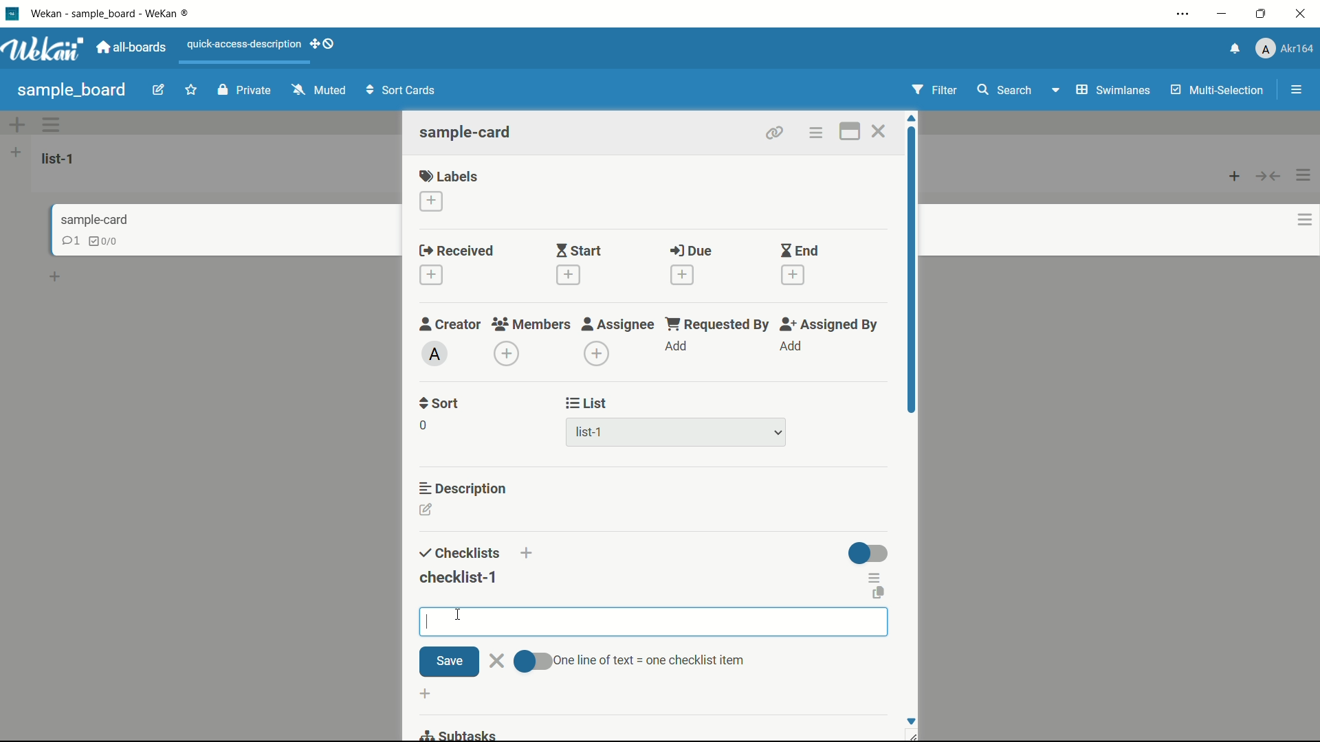  What do you see at coordinates (242, 45) in the screenshot?
I see `quick-access-description` at bounding box center [242, 45].